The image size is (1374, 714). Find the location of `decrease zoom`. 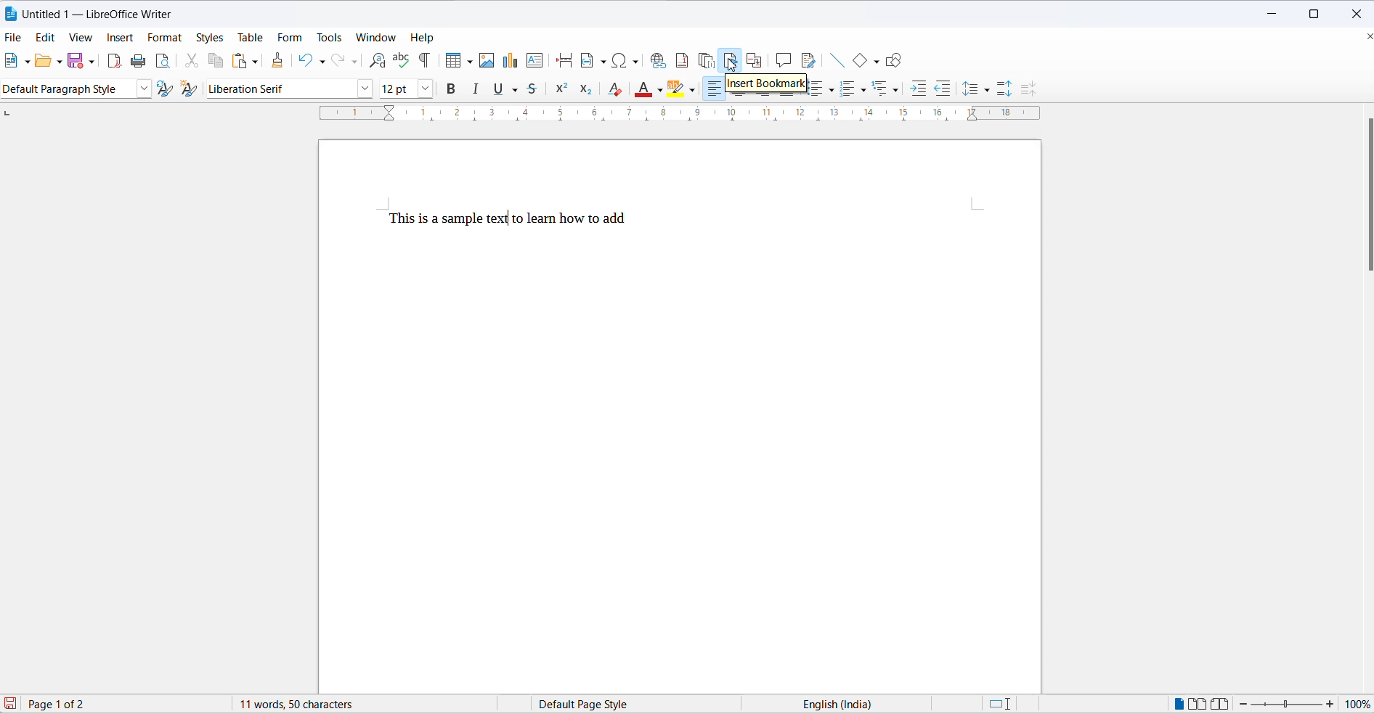

decrease zoom is located at coordinates (1243, 704).